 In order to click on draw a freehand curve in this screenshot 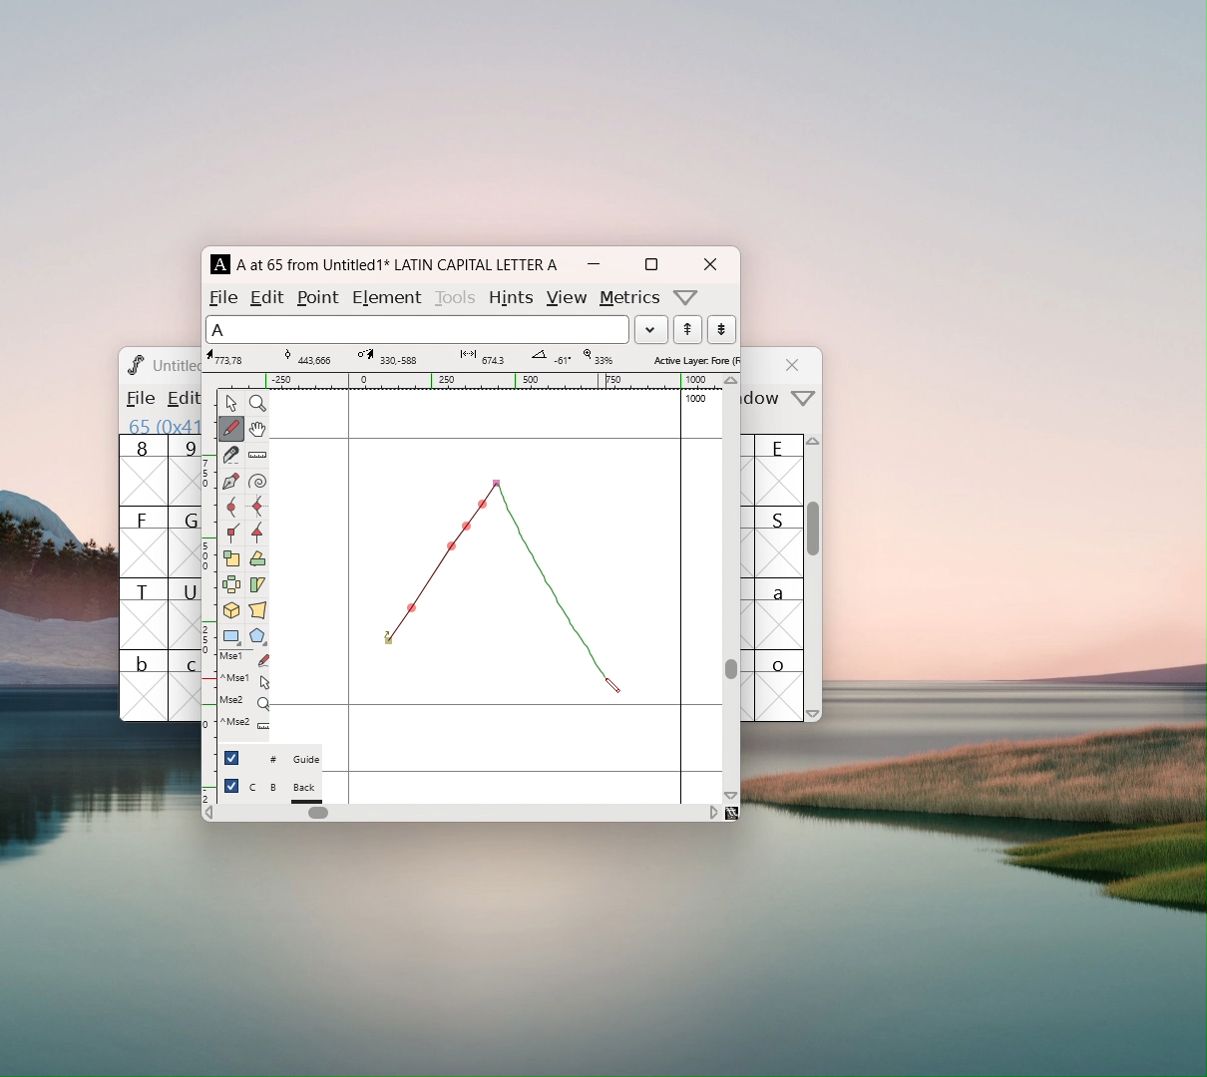, I will do `click(231, 429)`.